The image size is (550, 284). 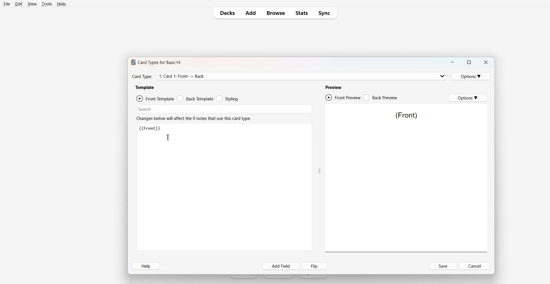 I want to click on Add, so click(x=251, y=13).